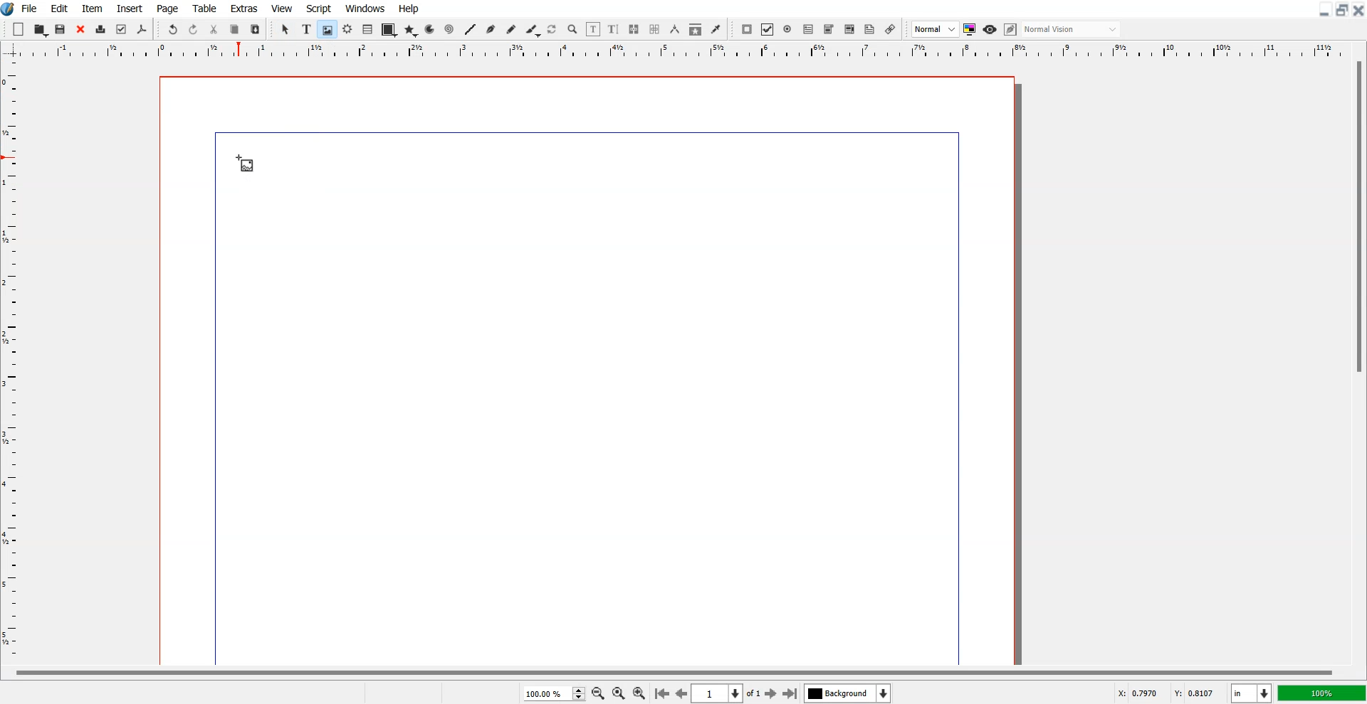  Describe the element at coordinates (829, 30) in the screenshot. I see `PDF Combo Box` at that location.